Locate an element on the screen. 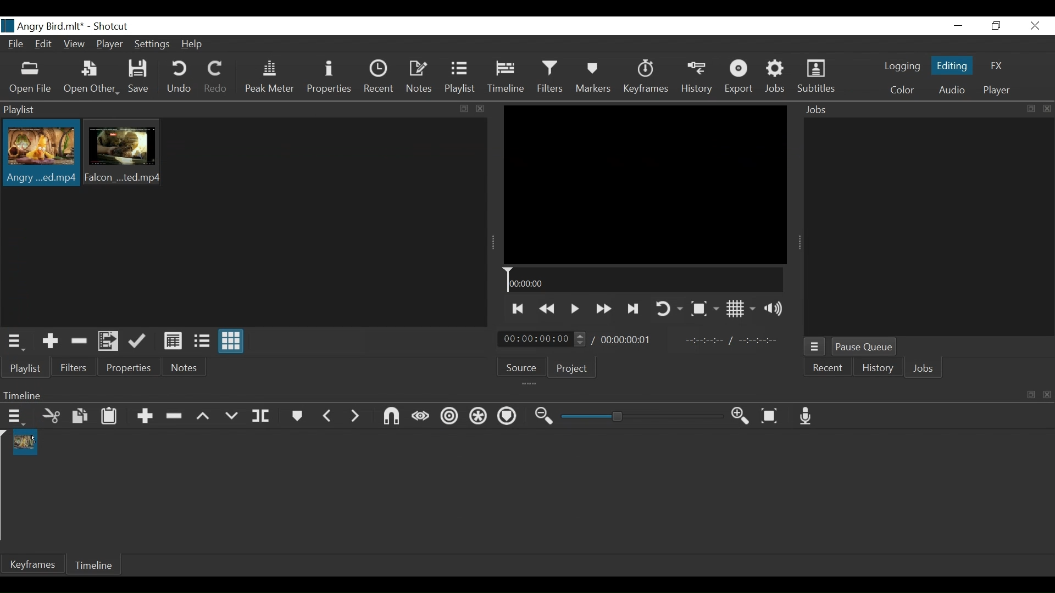 The width and height of the screenshot is (1055, 593). Play forward quickly is located at coordinates (603, 309).